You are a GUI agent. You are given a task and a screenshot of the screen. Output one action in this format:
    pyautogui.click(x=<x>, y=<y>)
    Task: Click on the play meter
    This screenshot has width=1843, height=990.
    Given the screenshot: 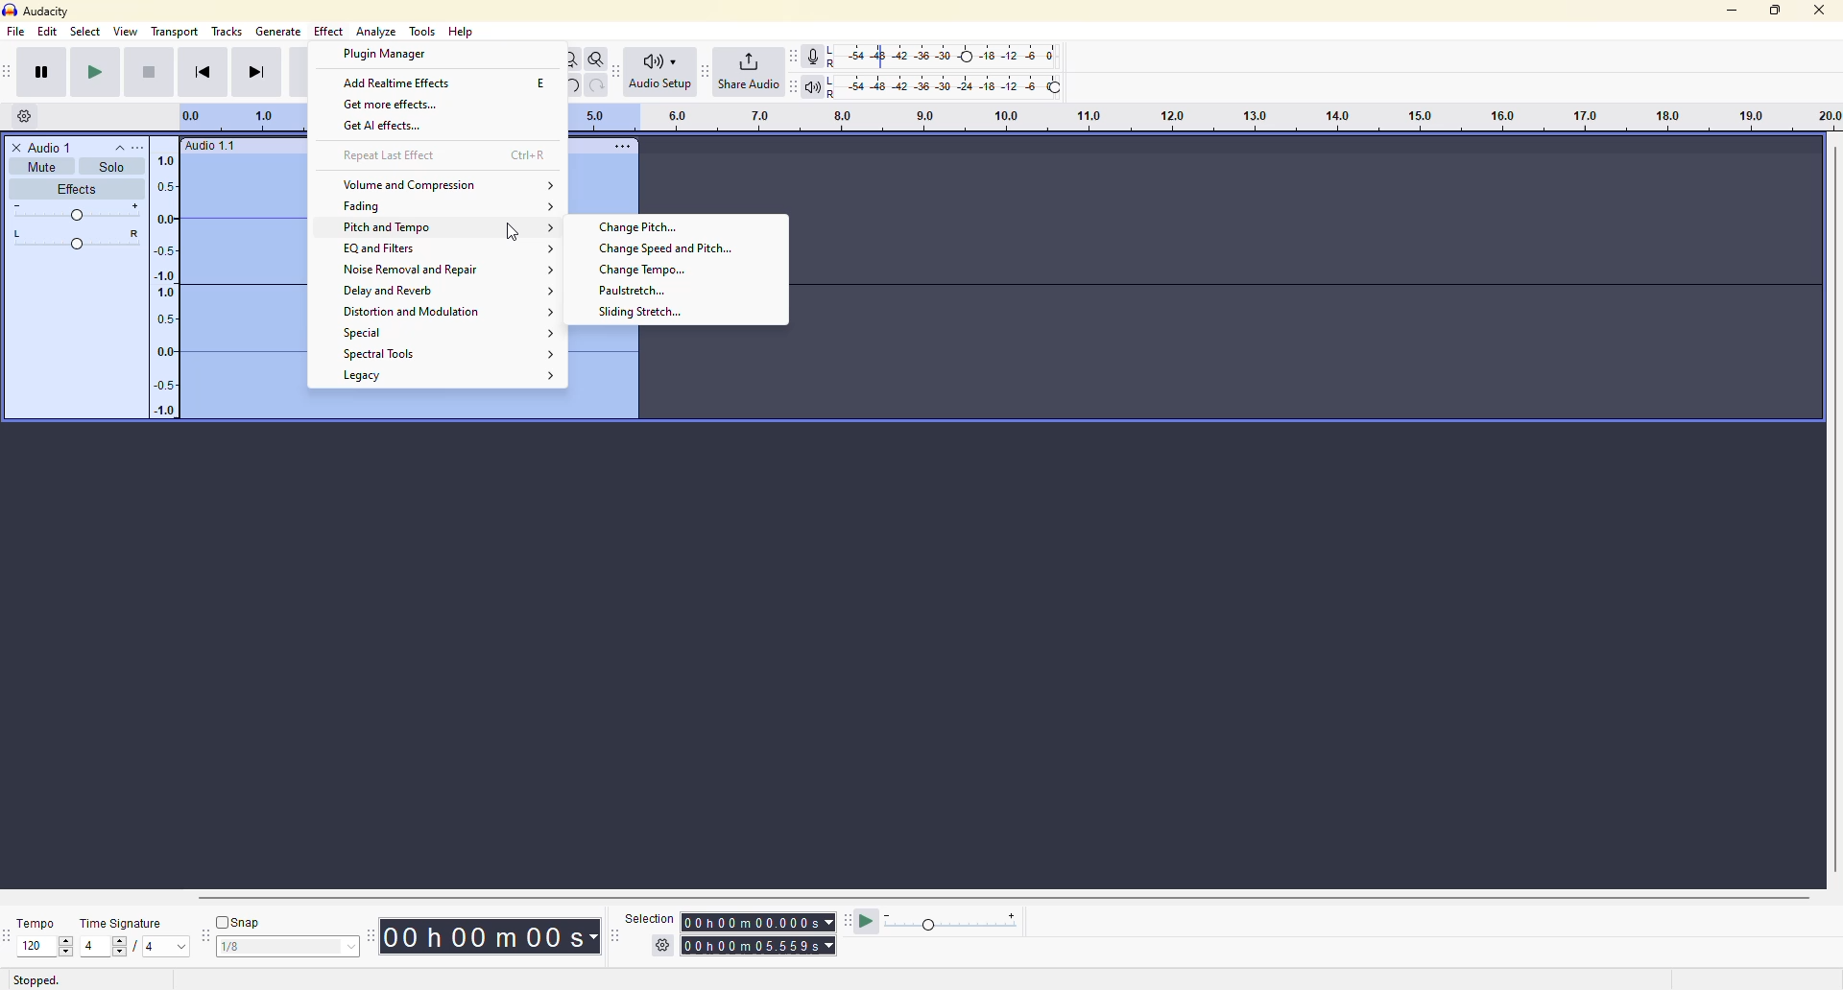 What is the action you would take?
    pyautogui.click(x=953, y=923)
    